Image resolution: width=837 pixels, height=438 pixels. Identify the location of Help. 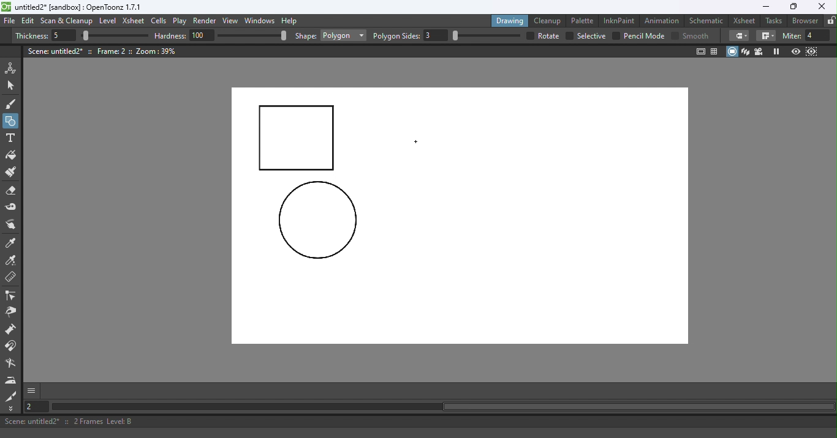
(291, 20).